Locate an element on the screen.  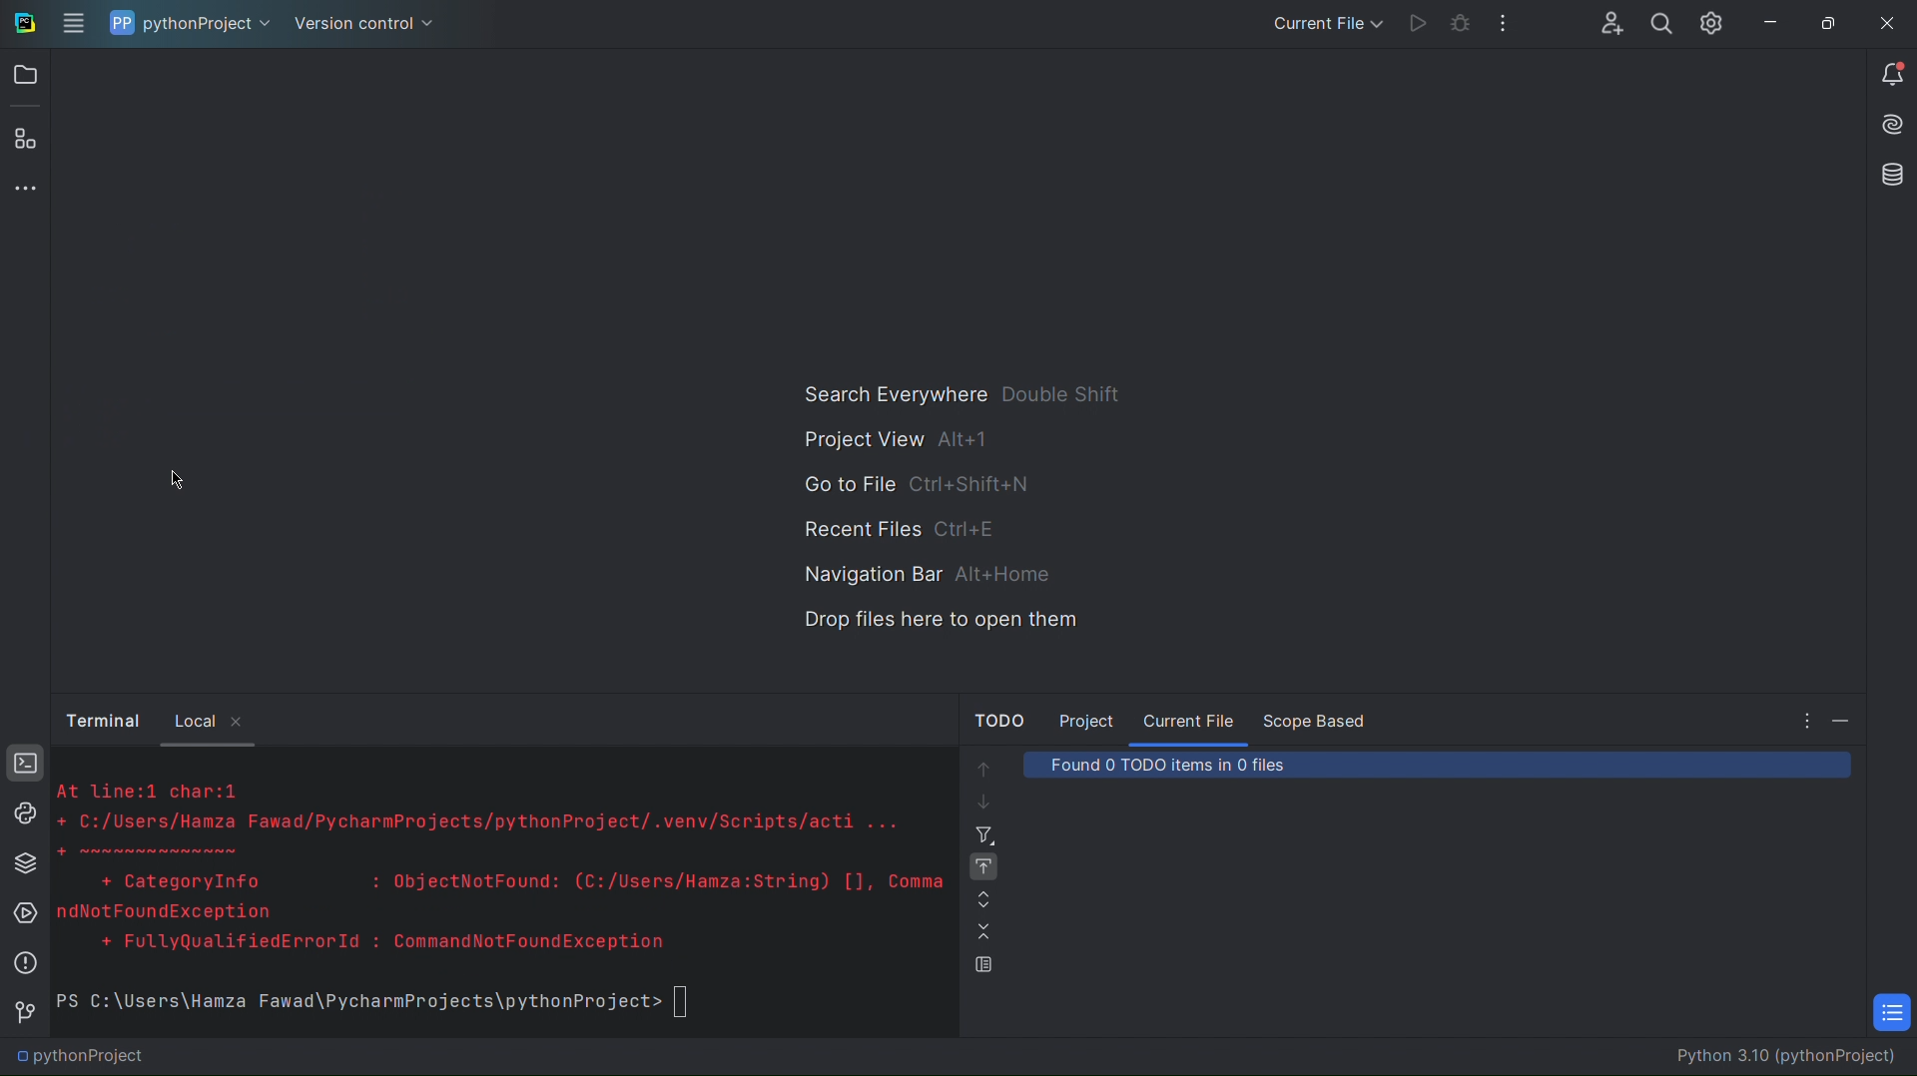
Move down is located at coordinates (983, 807).